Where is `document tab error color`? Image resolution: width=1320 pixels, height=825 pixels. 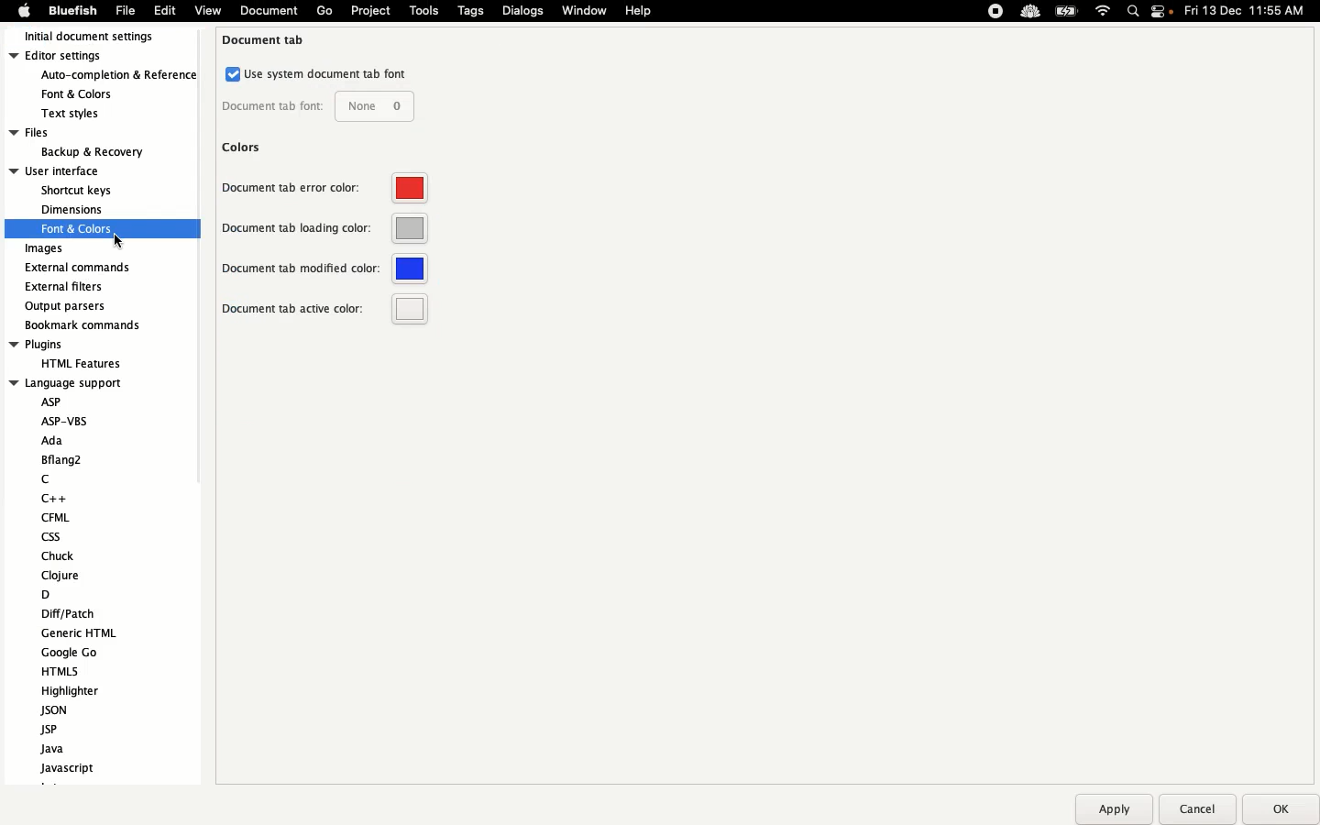 document tab error color is located at coordinates (291, 187).